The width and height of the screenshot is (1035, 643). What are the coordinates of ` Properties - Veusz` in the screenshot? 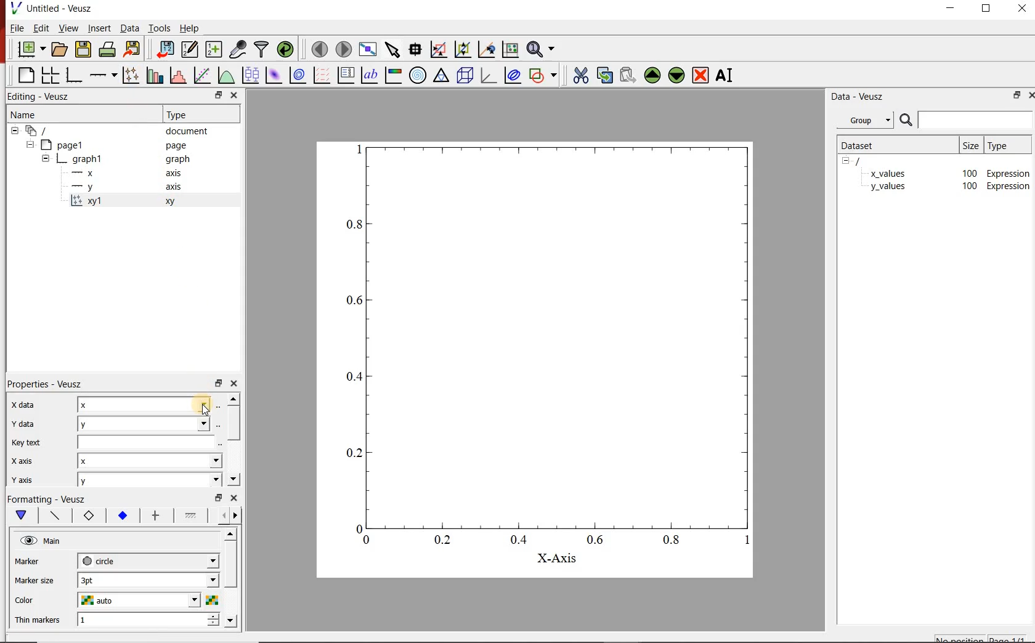 It's located at (48, 384).